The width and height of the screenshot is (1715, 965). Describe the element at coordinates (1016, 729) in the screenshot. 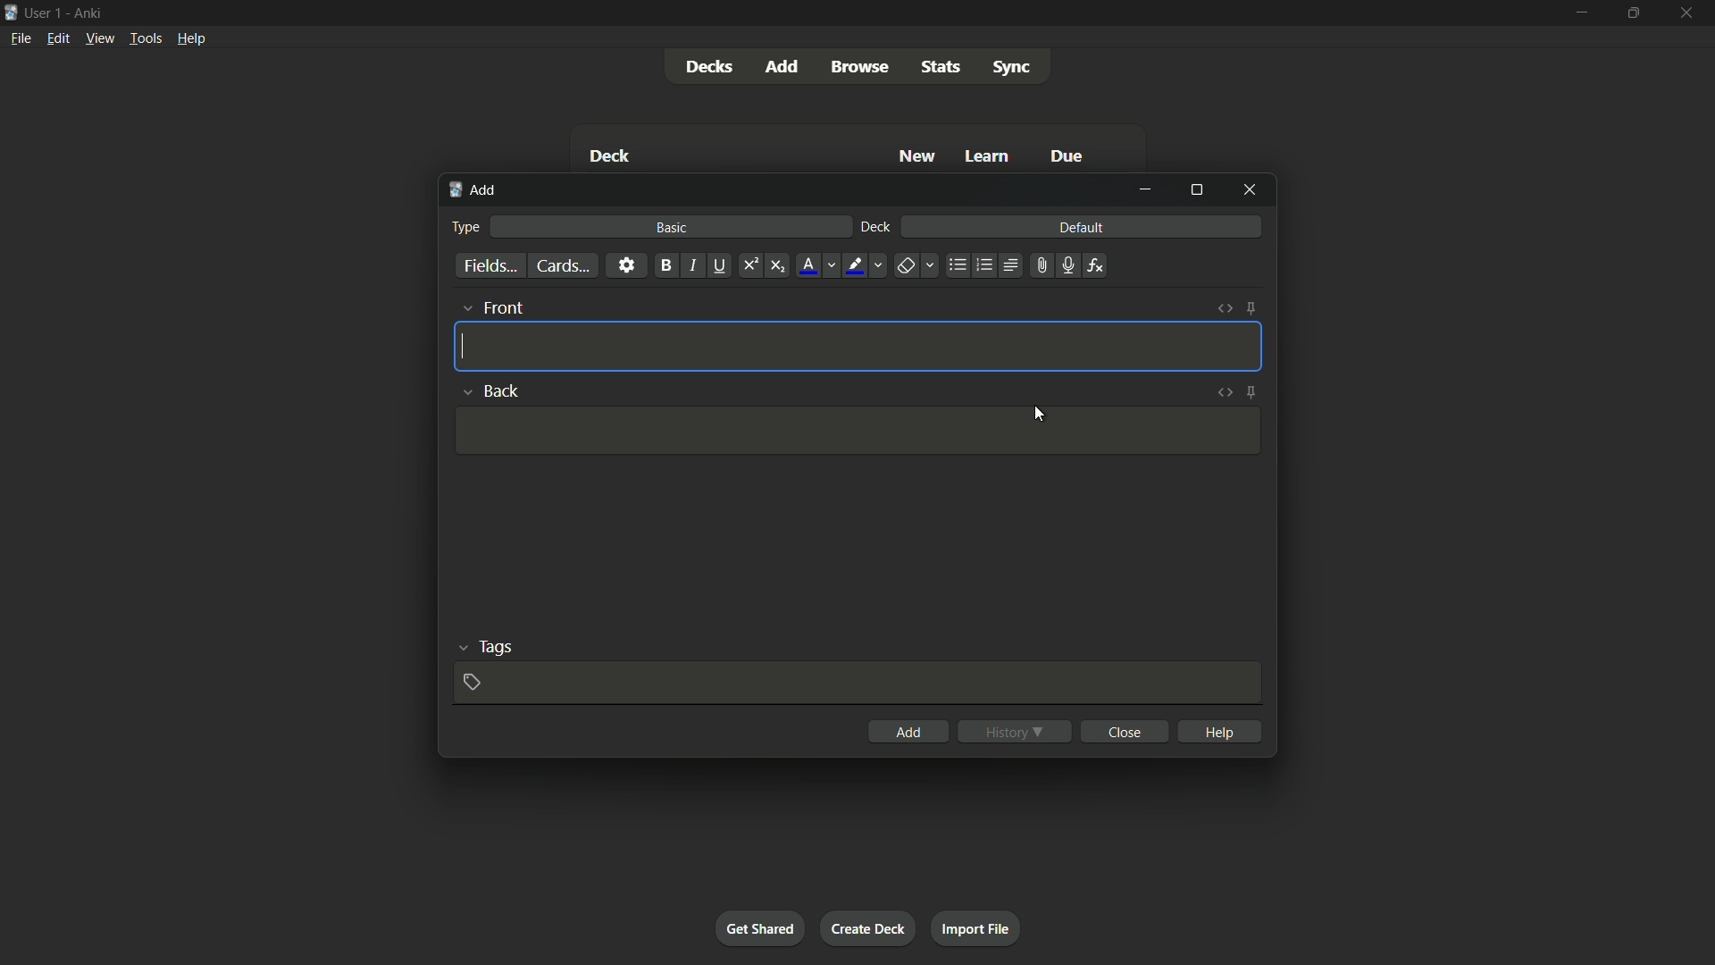

I see `history` at that location.